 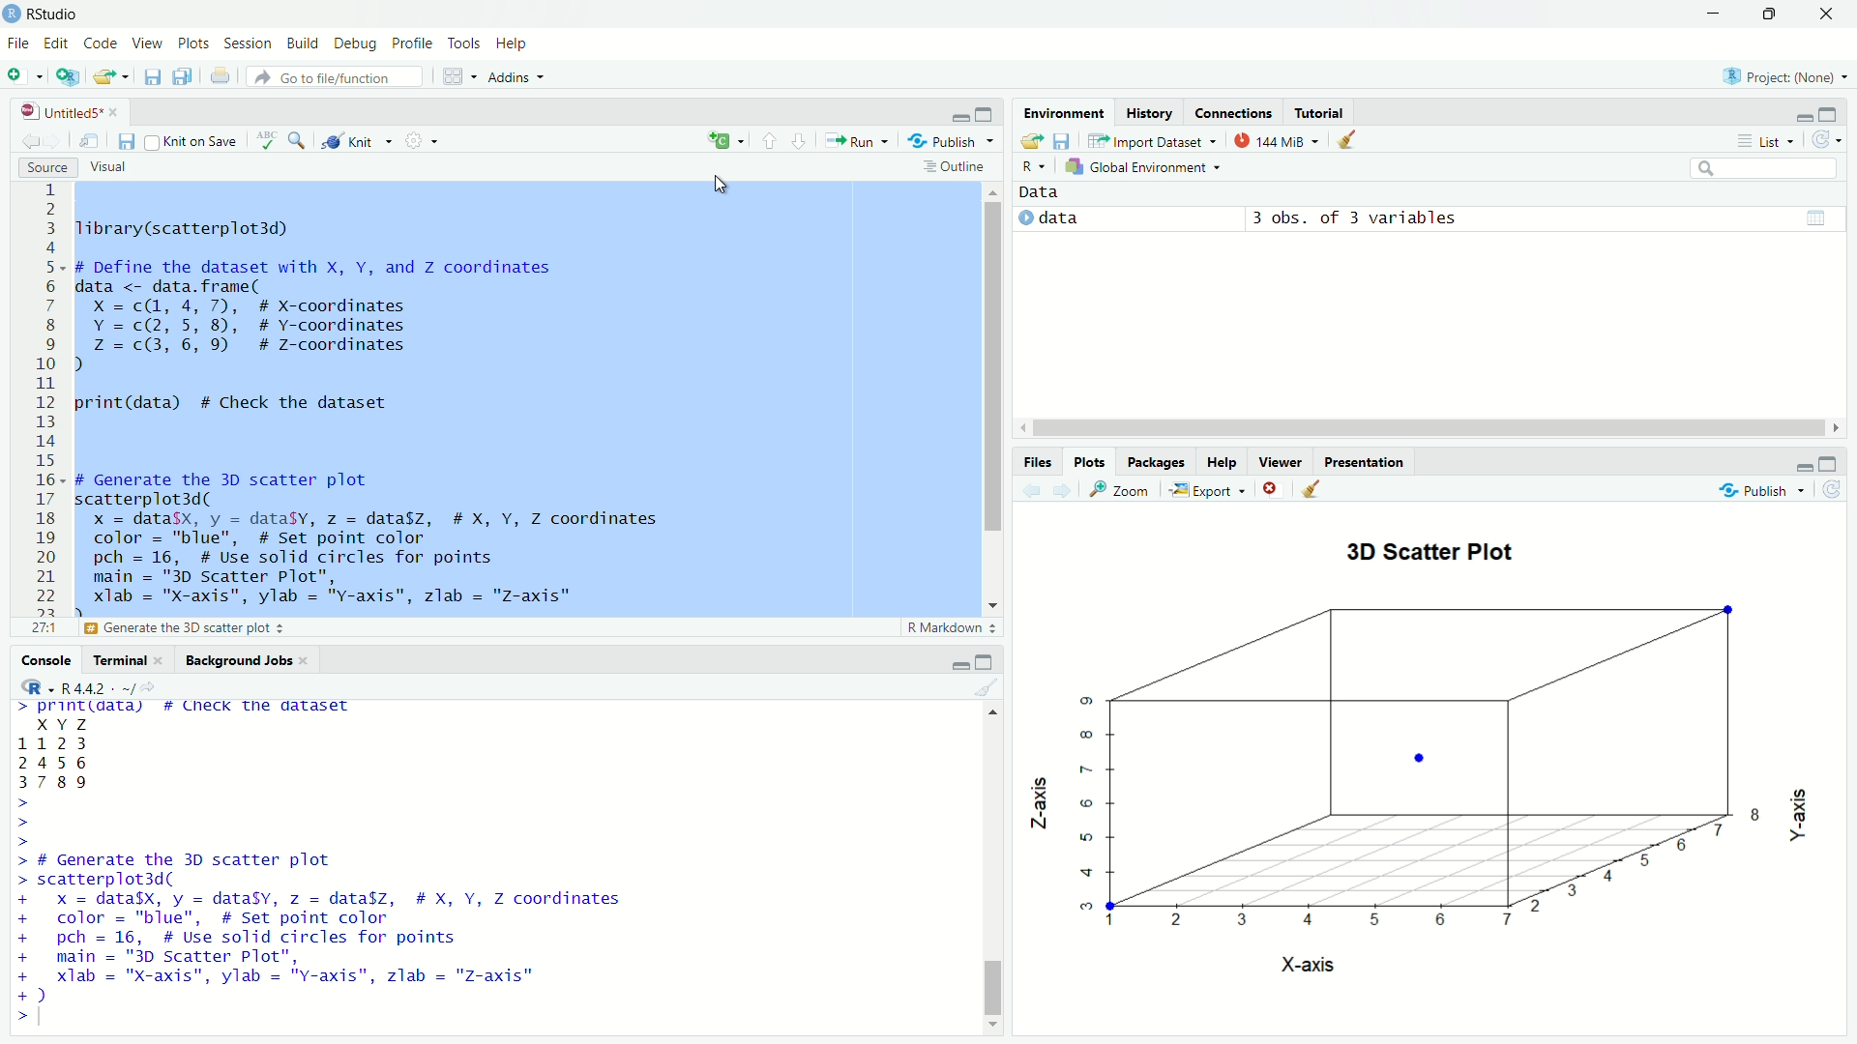 What do you see at coordinates (56, 785) in the screenshot?
I see `3789` at bounding box center [56, 785].